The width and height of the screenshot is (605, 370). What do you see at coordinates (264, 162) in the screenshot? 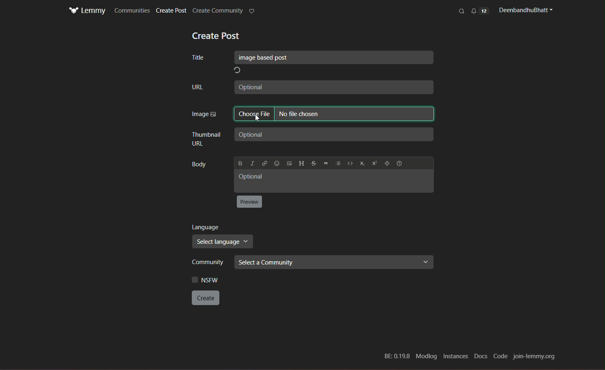
I see `link` at bounding box center [264, 162].